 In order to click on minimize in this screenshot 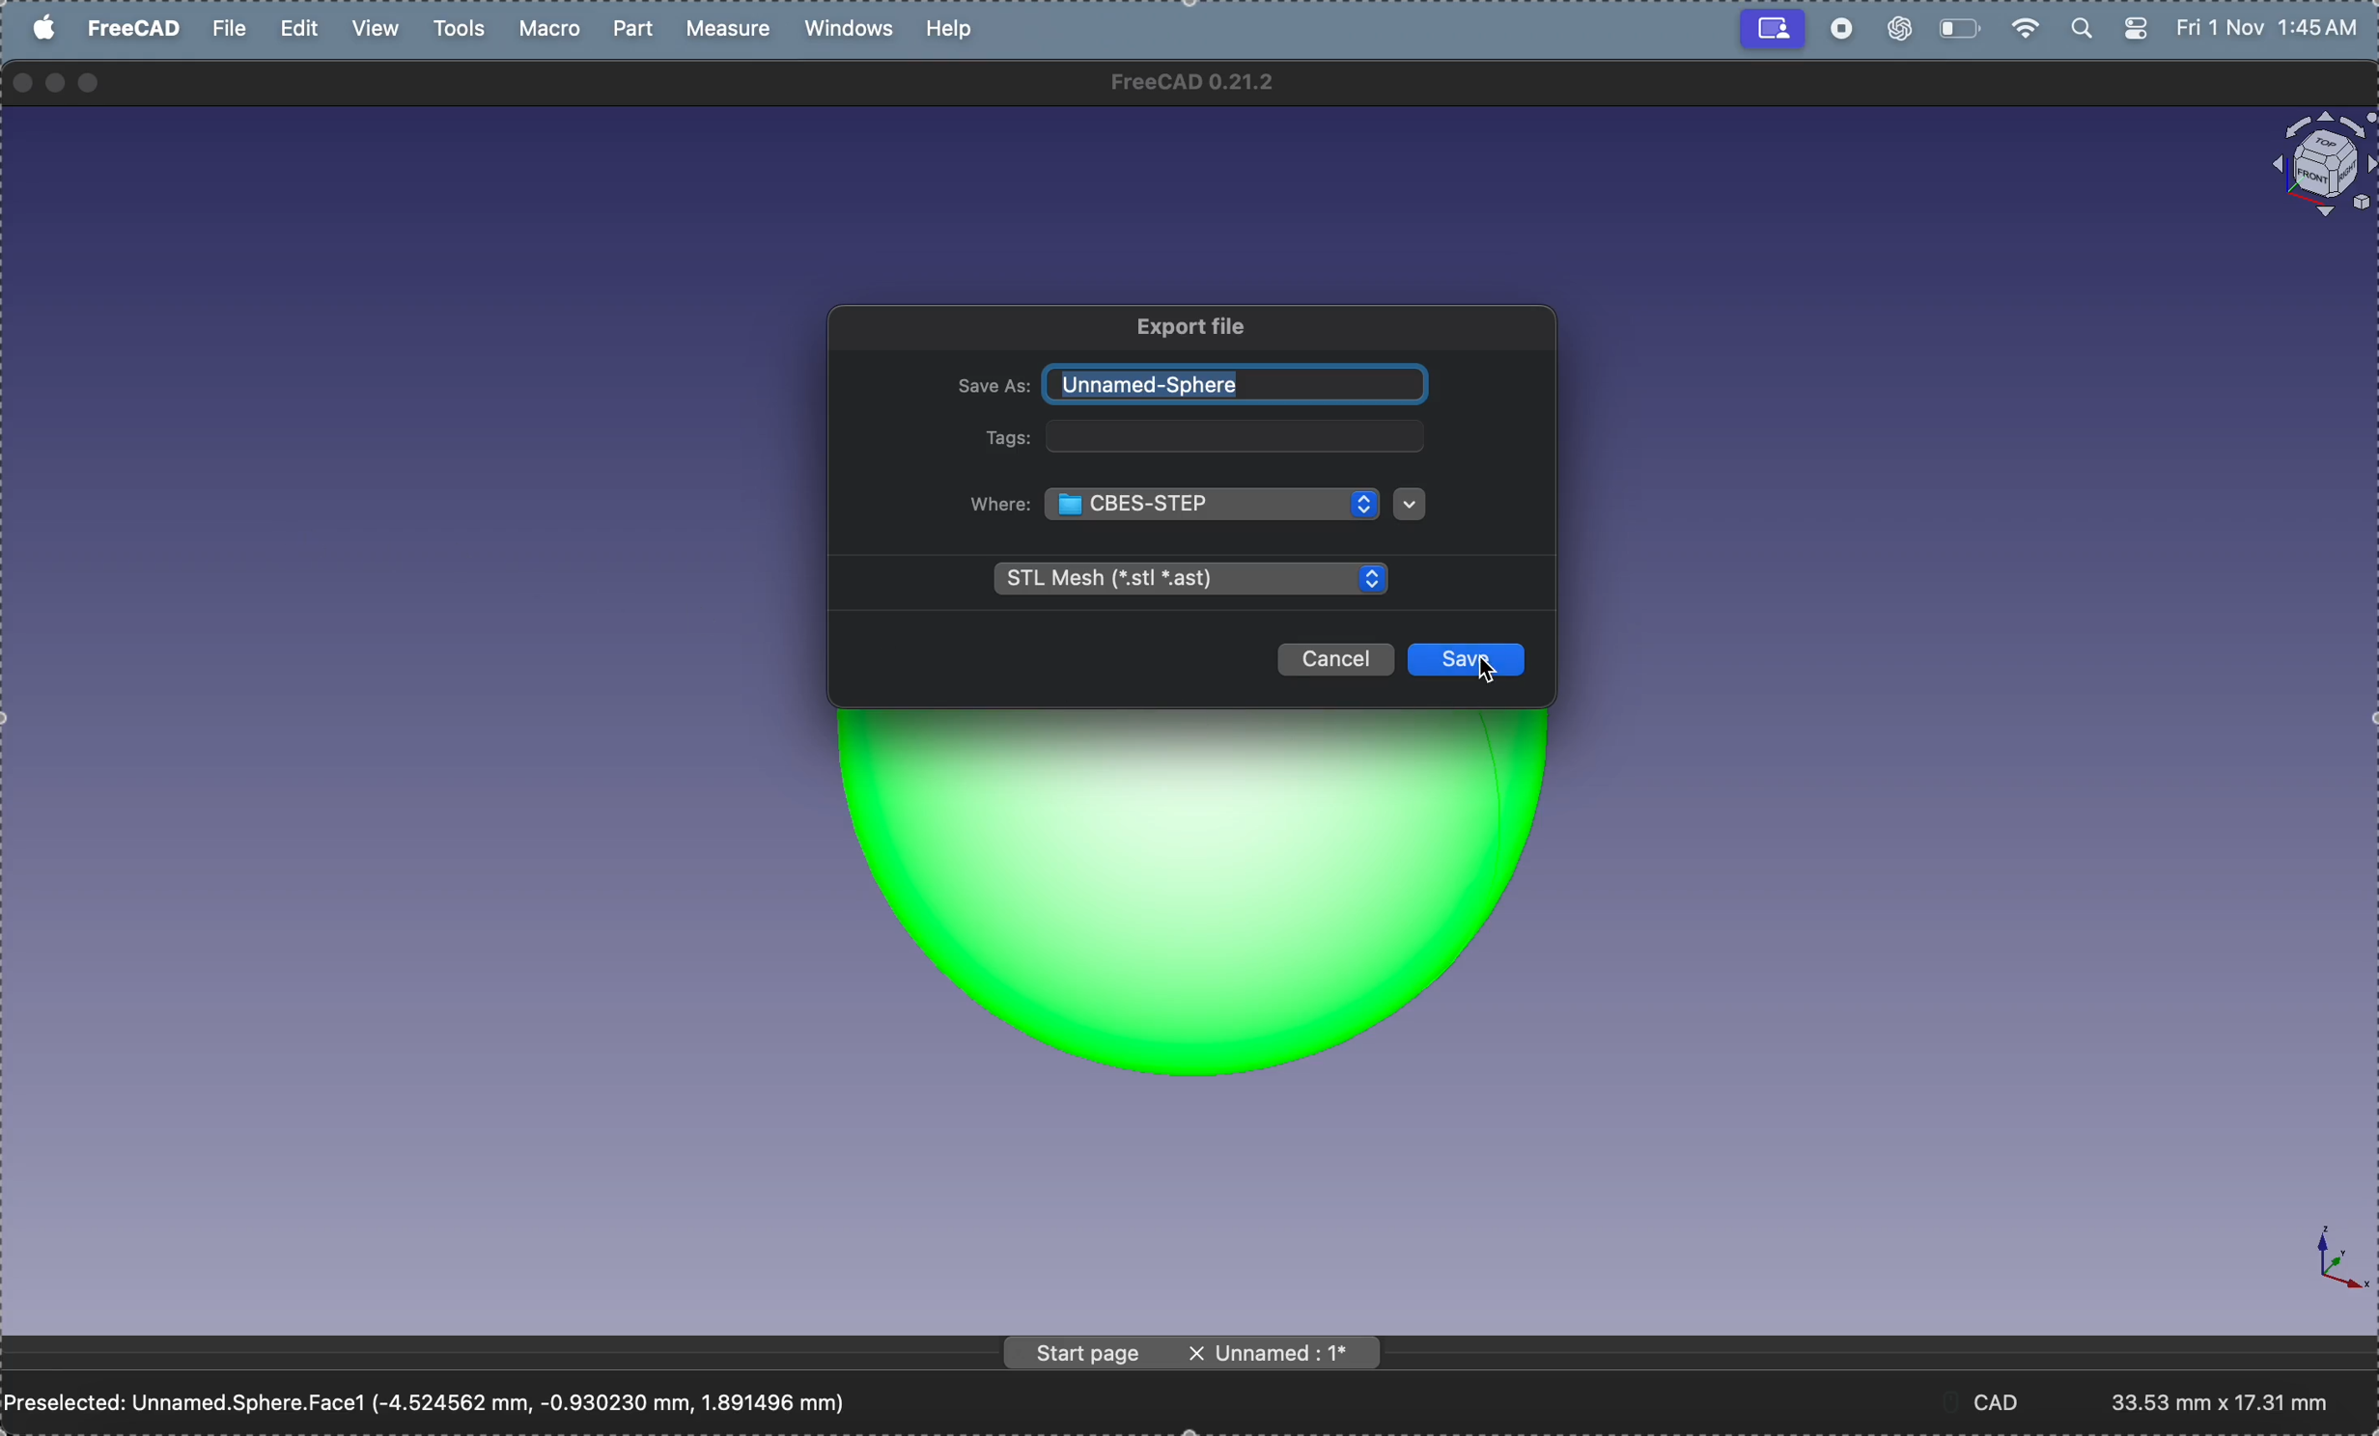, I will do `click(56, 82)`.